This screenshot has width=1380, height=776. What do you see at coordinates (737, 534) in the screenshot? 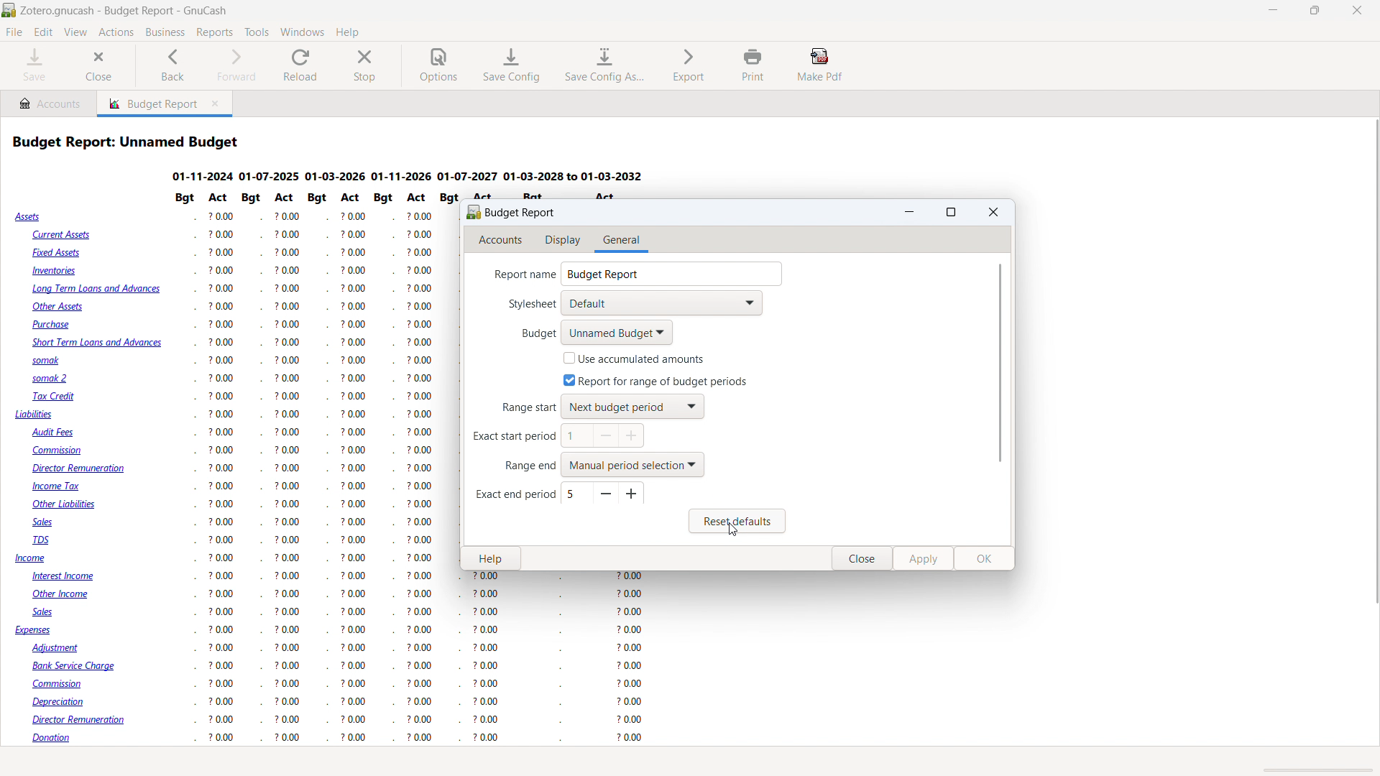
I see `cursor` at bounding box center [737, 534].